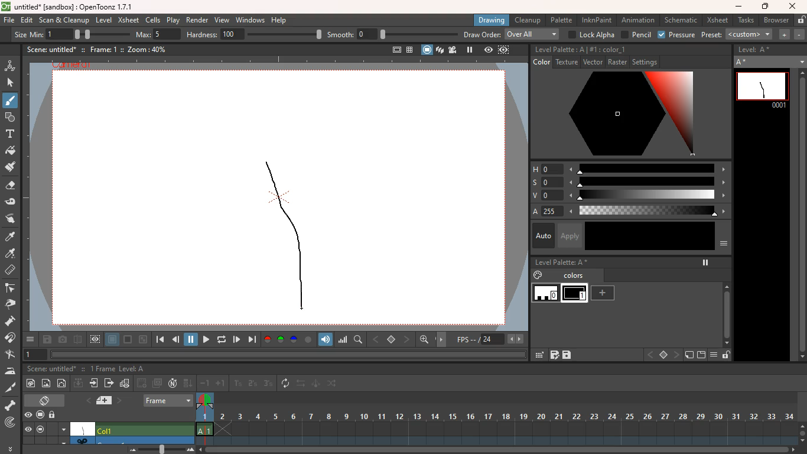 The height and width of the screenshot is (454, 807). I want to click on fps, so click(489, 339).